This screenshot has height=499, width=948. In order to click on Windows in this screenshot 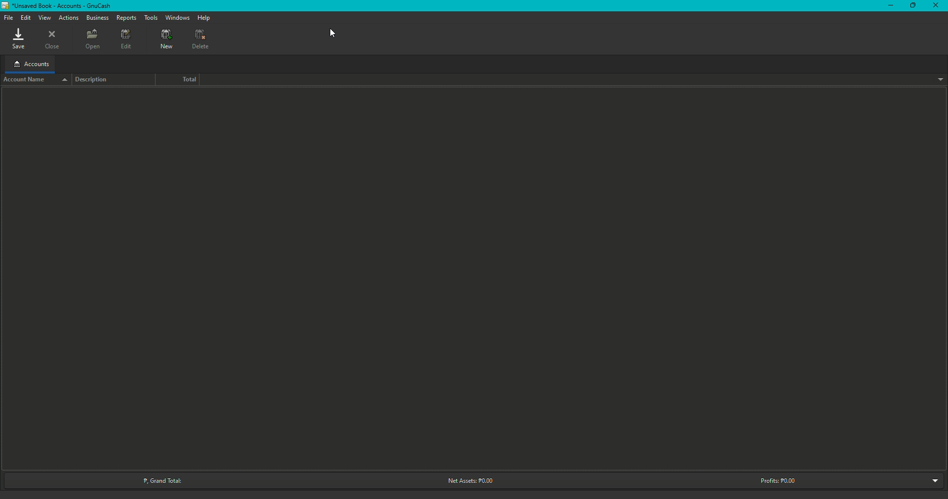, I will do `click(178, 17)`.